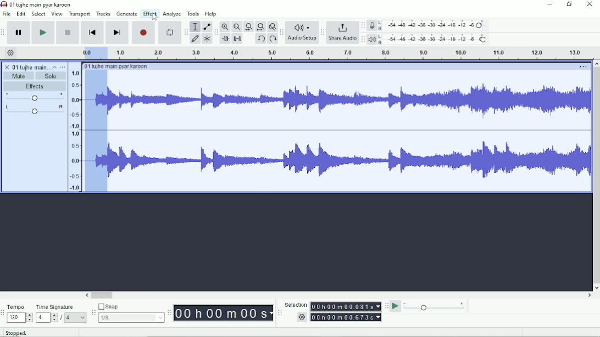 The height and width of the screenshot is (337, 600). I want to click on Selection tool, so click(195, 26).